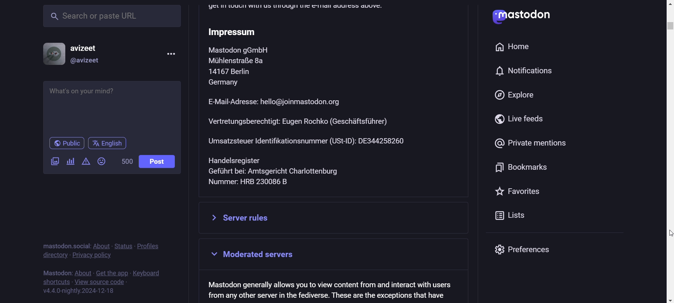  I want to click on Language, so click(107, 143).